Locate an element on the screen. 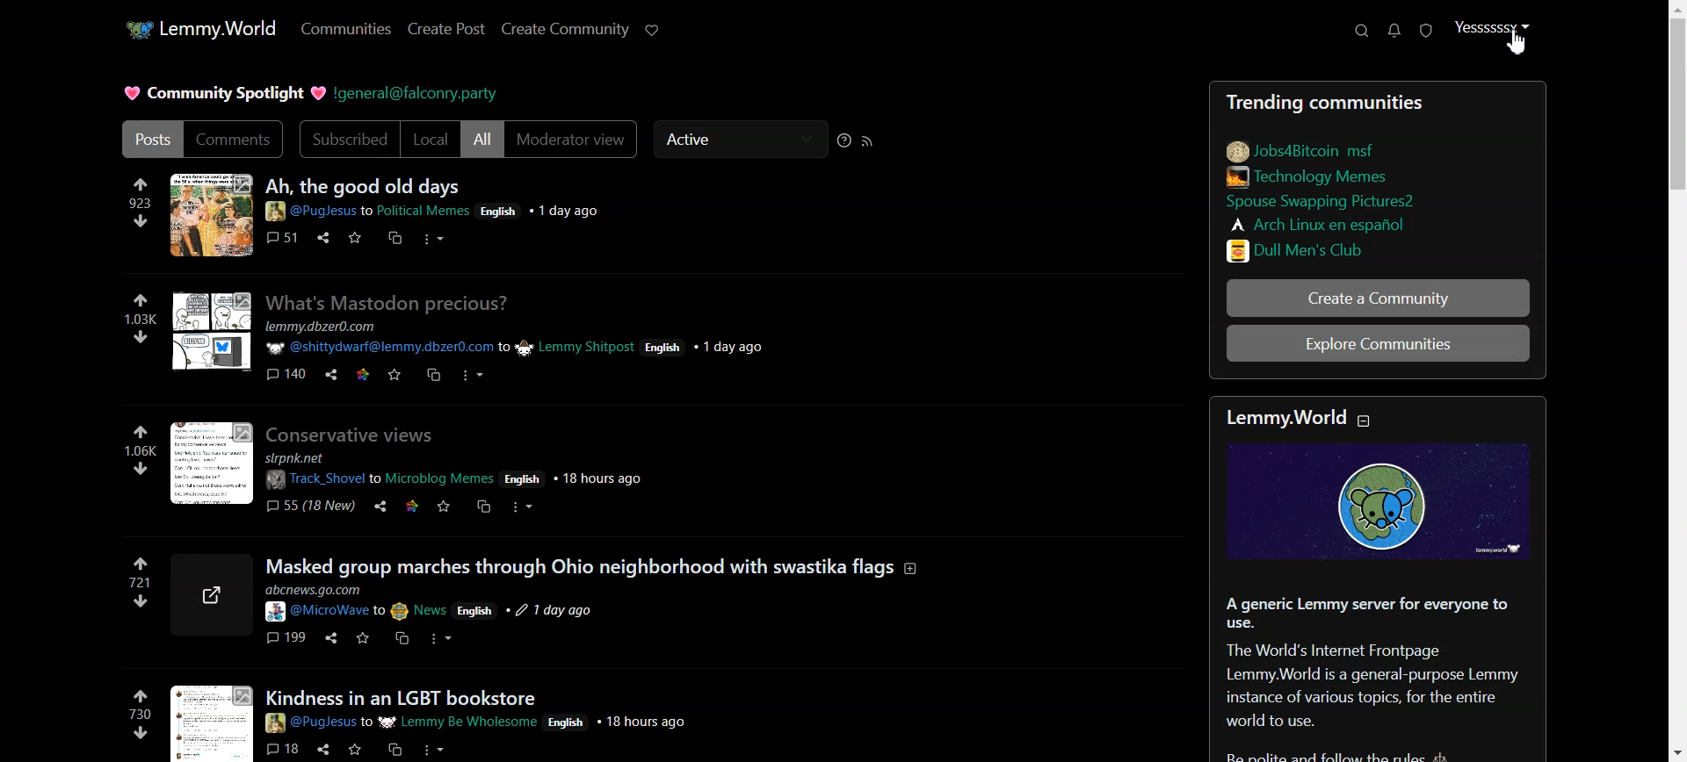 The height and width of the screenshot is (762, 1687). Subscribed is located at coordinates (346, 139).